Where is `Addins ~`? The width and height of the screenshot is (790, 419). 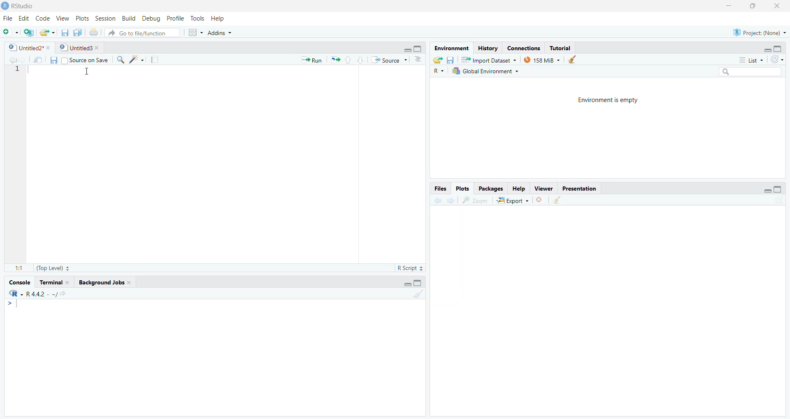
Addins ~ is located at coordinates (221, 35).